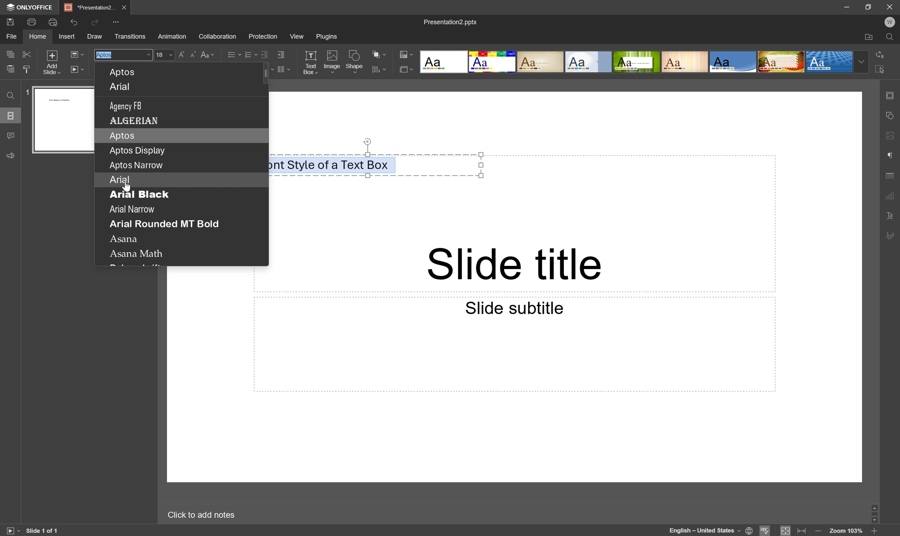  I want to click on Replace, so click(880, 55).